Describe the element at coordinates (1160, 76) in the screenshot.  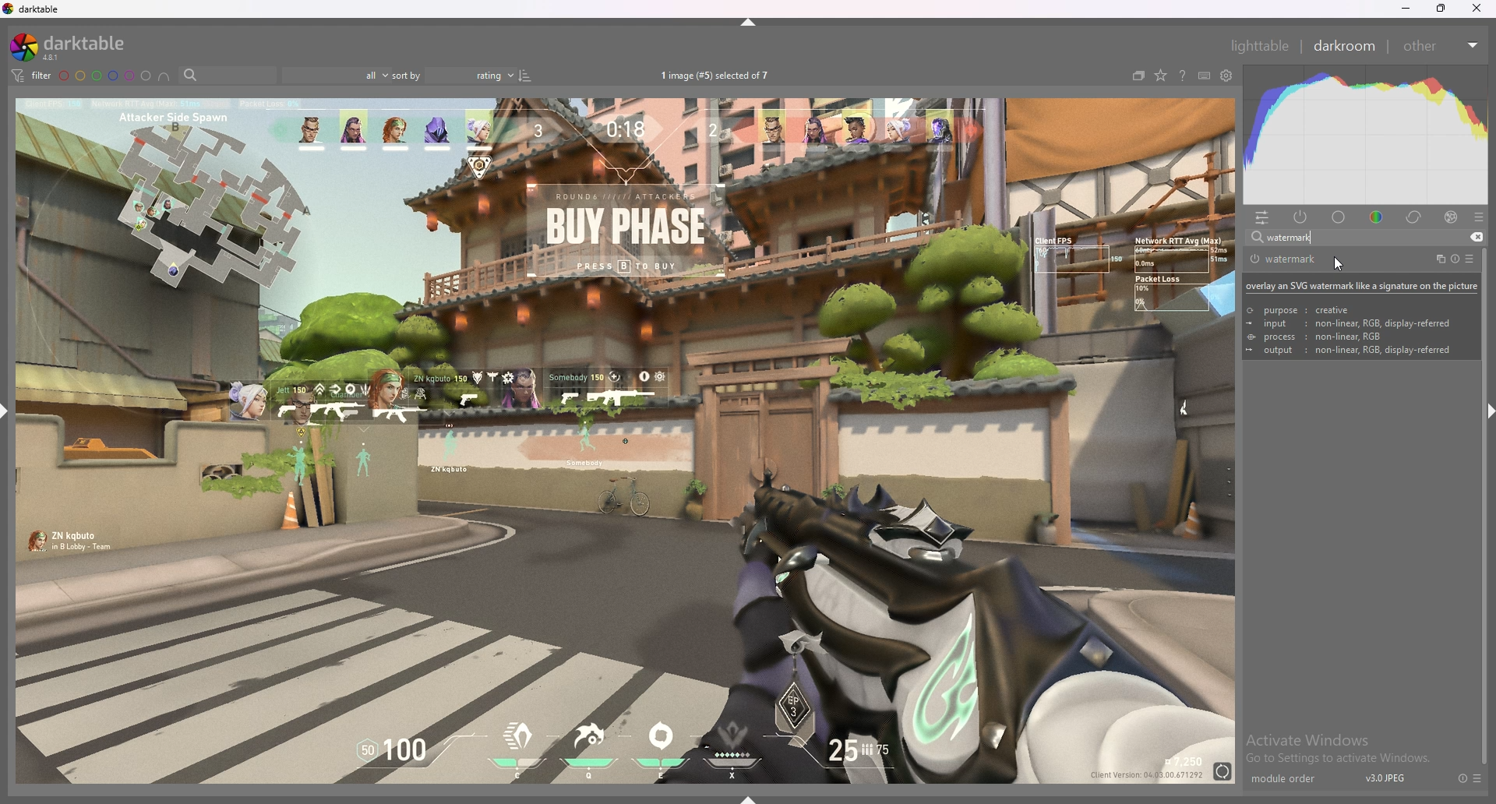
I see `change type of overlays` at that location.